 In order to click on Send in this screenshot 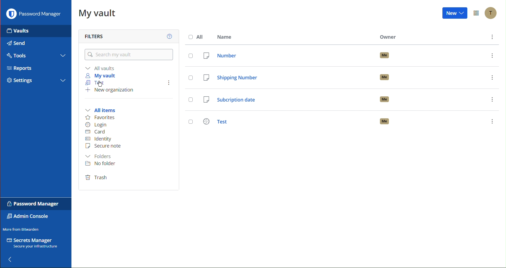, I will do `click(18, 44)`.